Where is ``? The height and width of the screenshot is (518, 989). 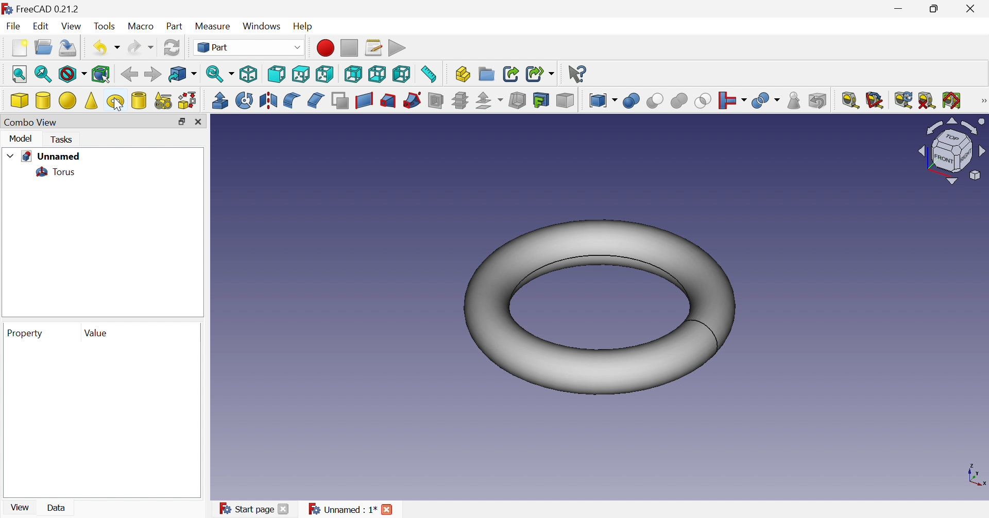  is located at coordinates (795, 101).